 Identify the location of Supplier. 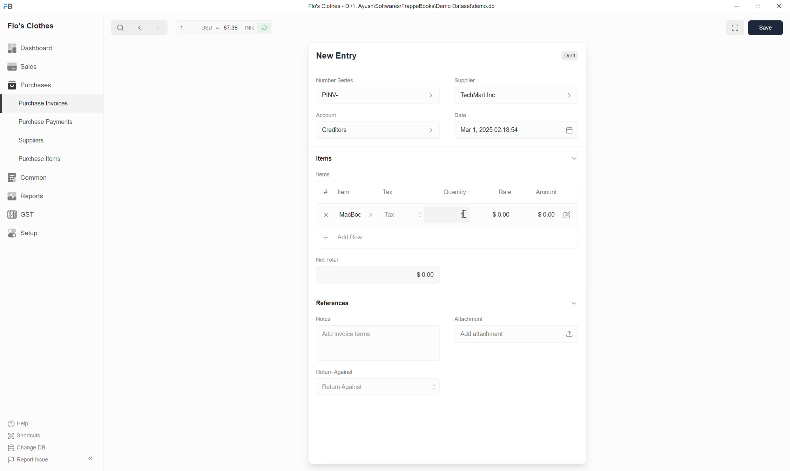
(465, 81).